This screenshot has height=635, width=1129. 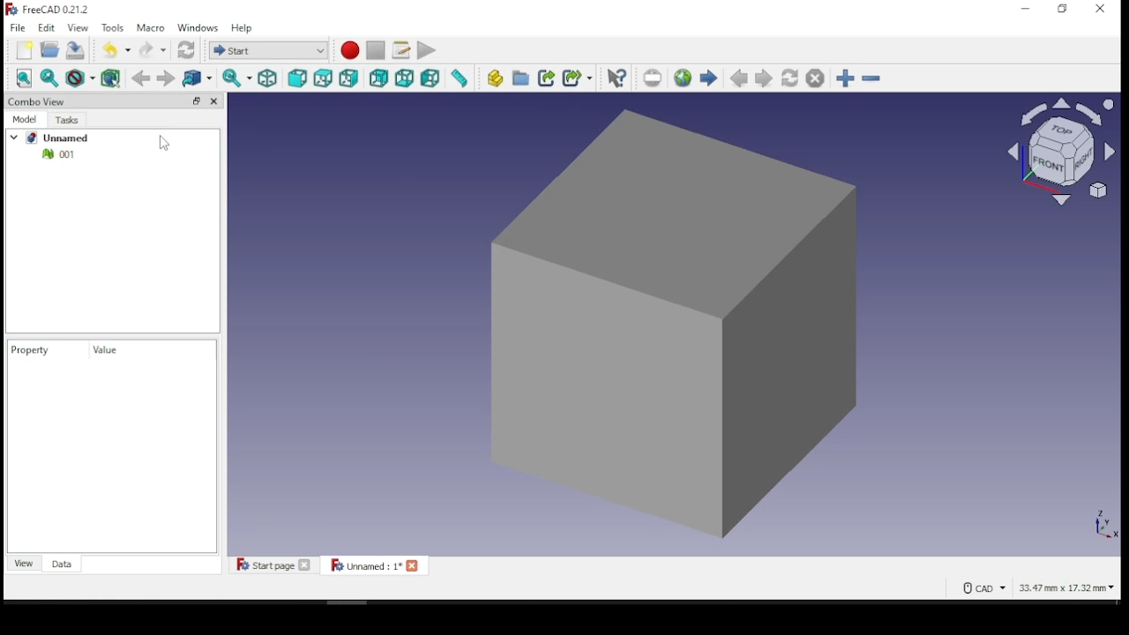 What do you see at coordinates (789, 77) in the screenshot?
I see `refresh web page` at bounding box center [789, 77].